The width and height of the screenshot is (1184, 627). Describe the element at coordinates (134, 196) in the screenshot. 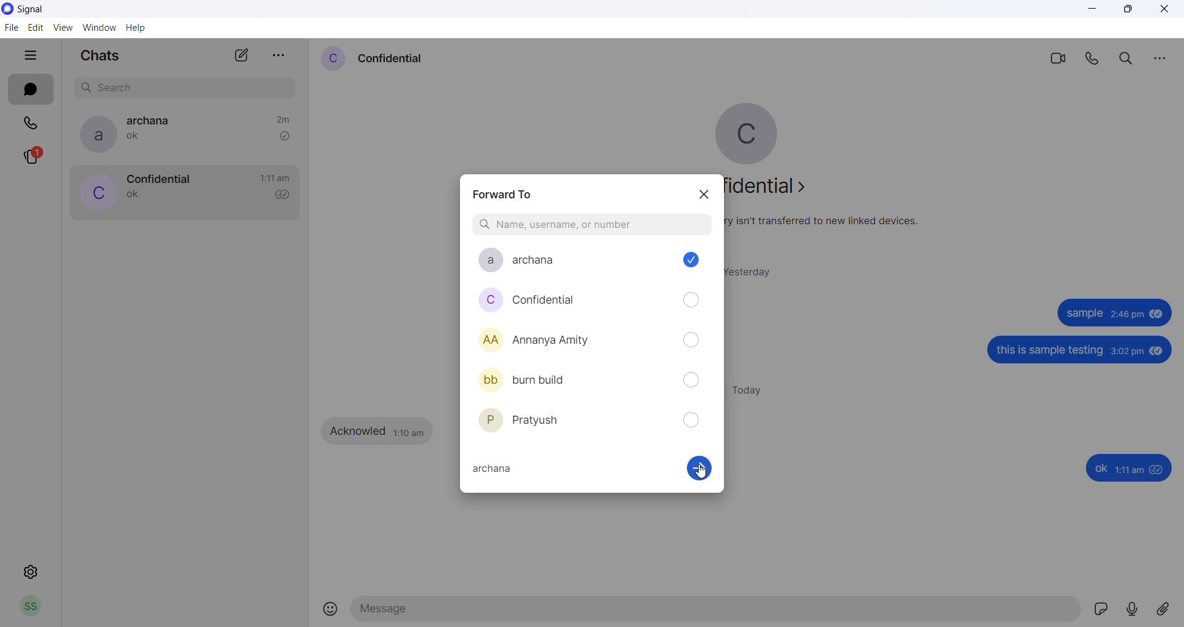

I see `last message` at that location.